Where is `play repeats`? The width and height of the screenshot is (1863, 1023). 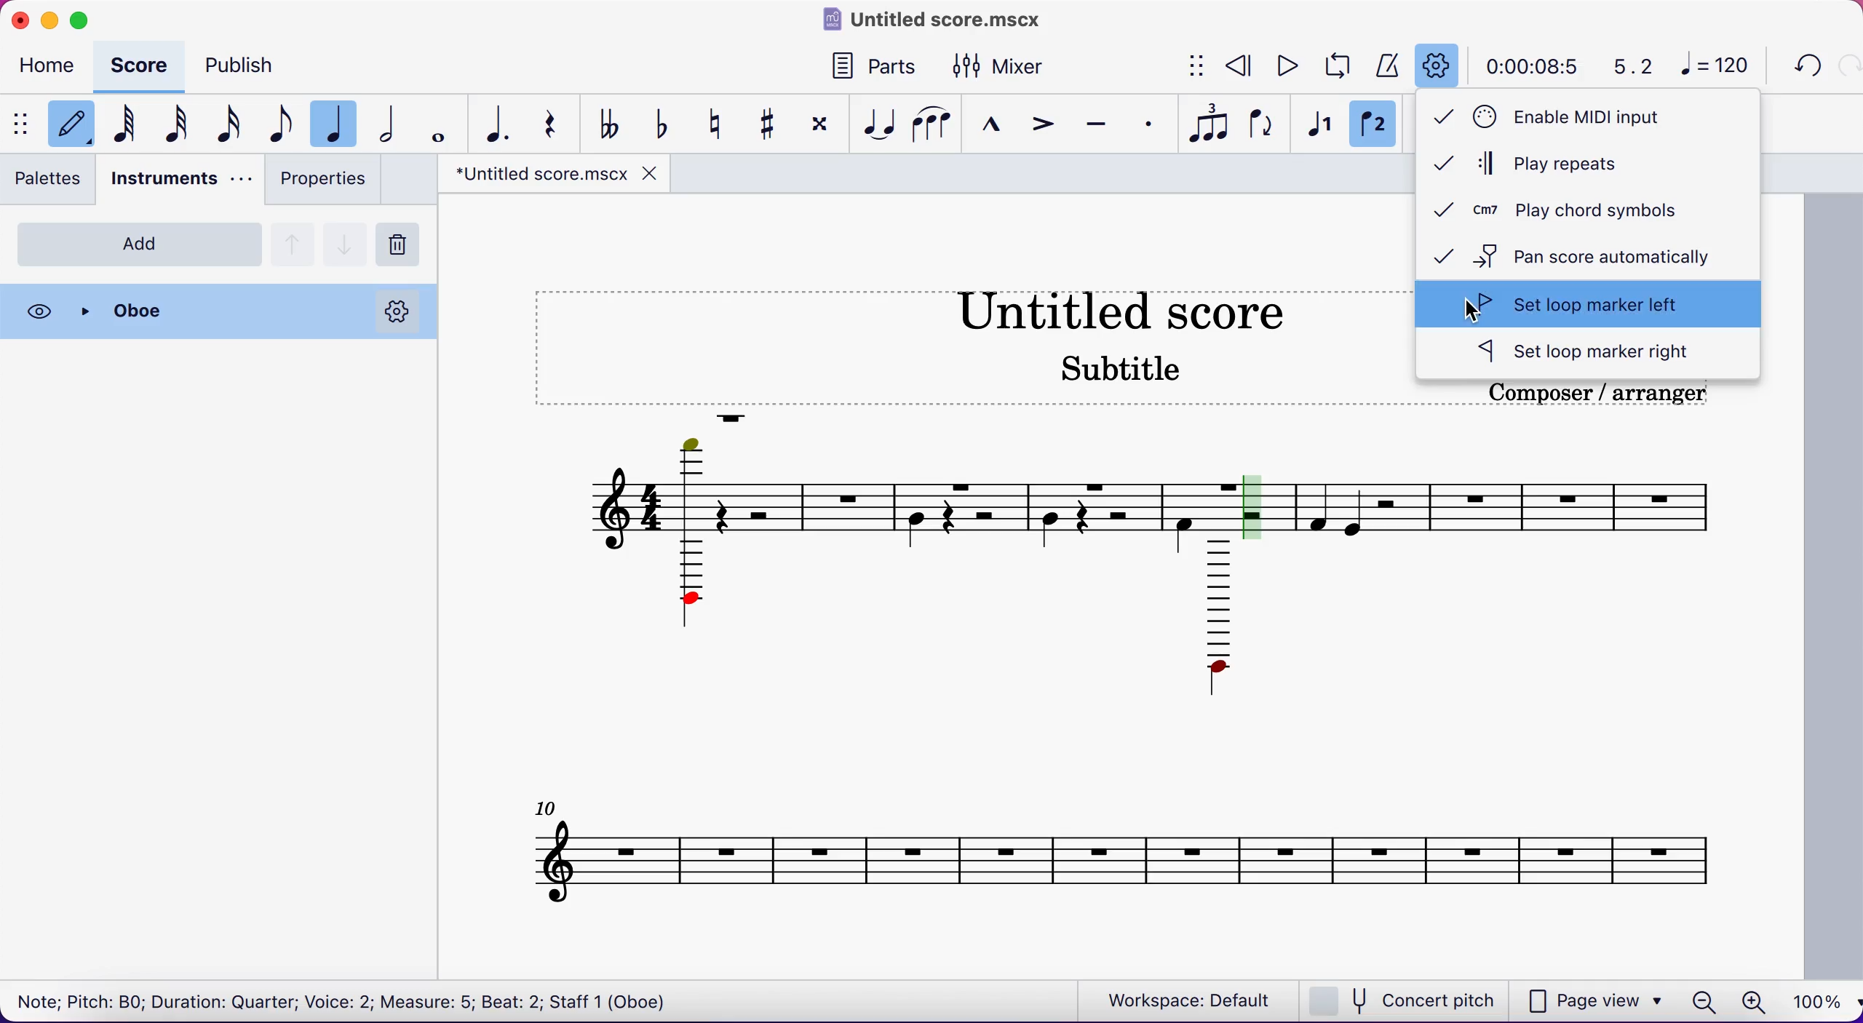 play repeats is located at coordinates (1557, 166).